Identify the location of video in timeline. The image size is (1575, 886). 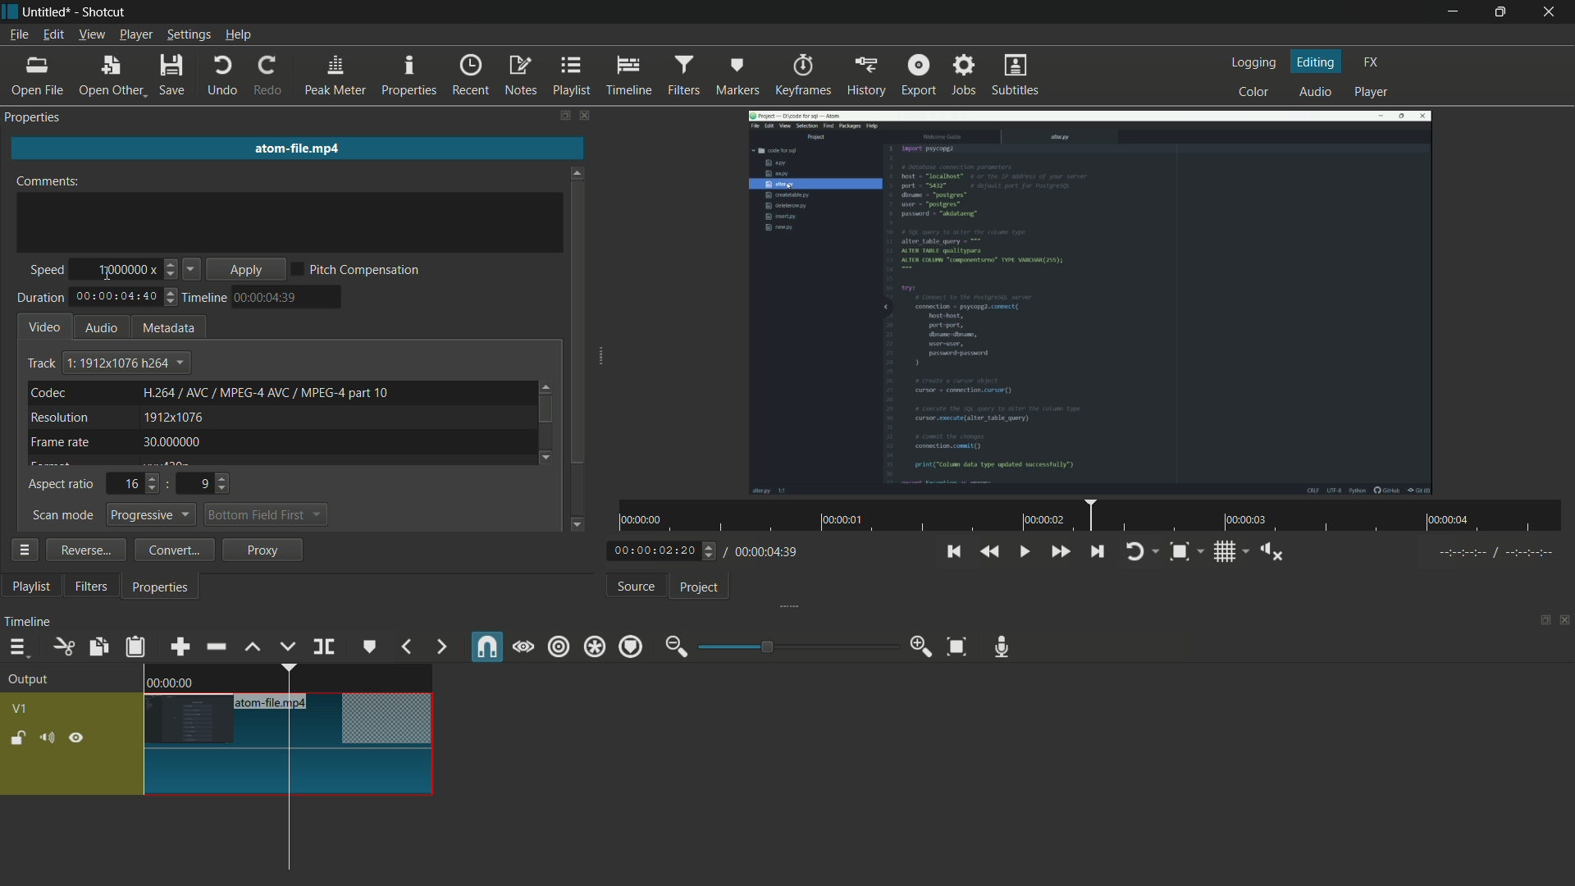
(290, 730).